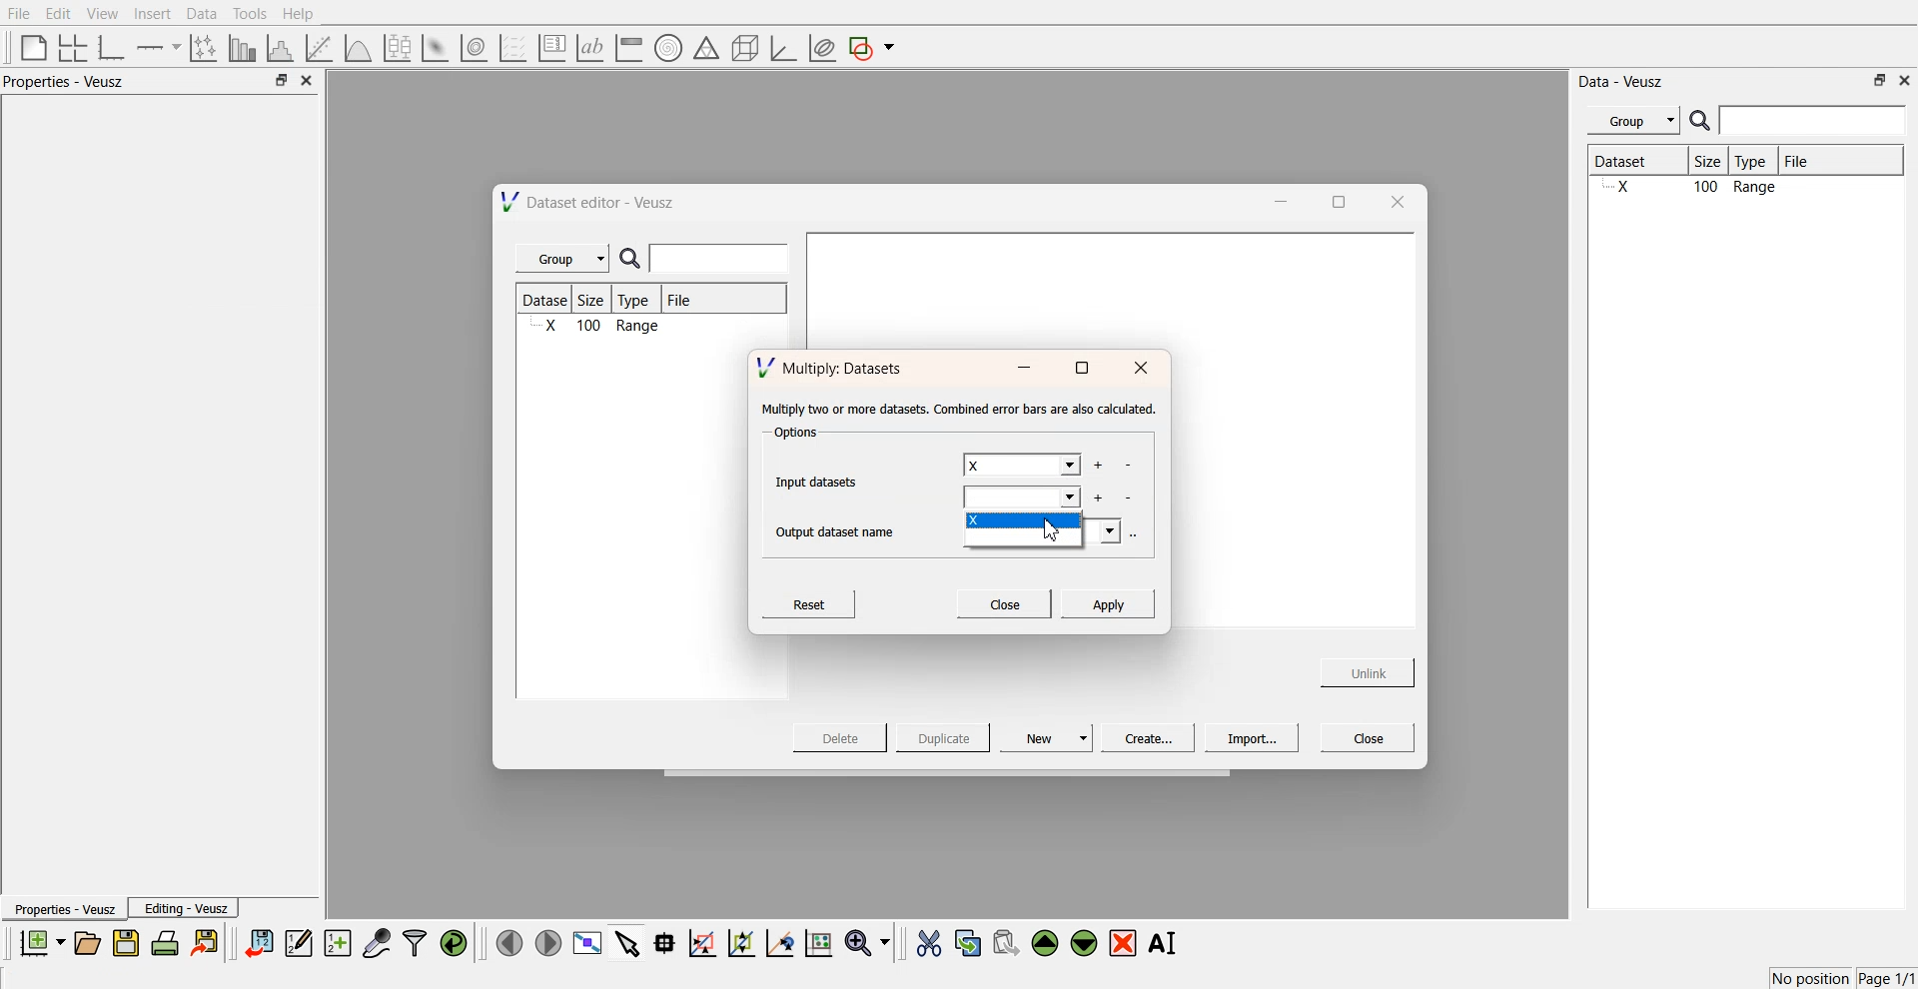  Describe the element at coordinates (1130, 498) in the screenshot. I see `delete datasets` at that location.